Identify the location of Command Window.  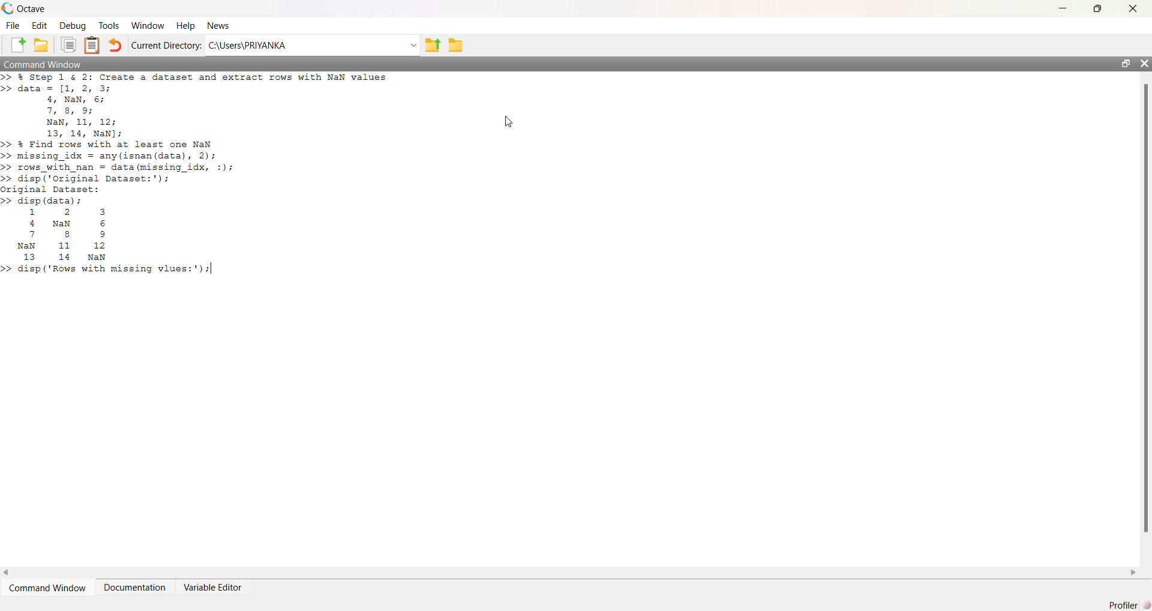
(44, 64).